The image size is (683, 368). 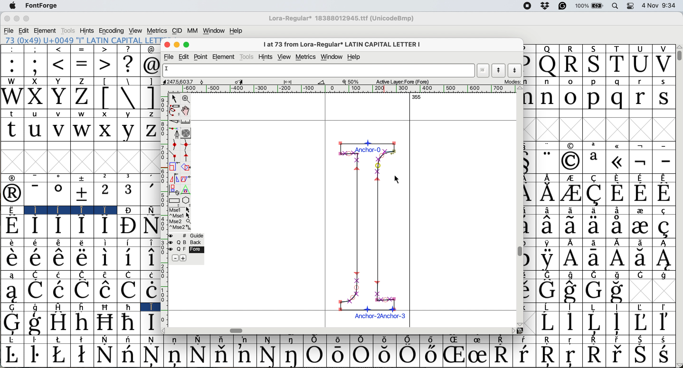 I want to click on Symbol, so click(x=151, y=209).